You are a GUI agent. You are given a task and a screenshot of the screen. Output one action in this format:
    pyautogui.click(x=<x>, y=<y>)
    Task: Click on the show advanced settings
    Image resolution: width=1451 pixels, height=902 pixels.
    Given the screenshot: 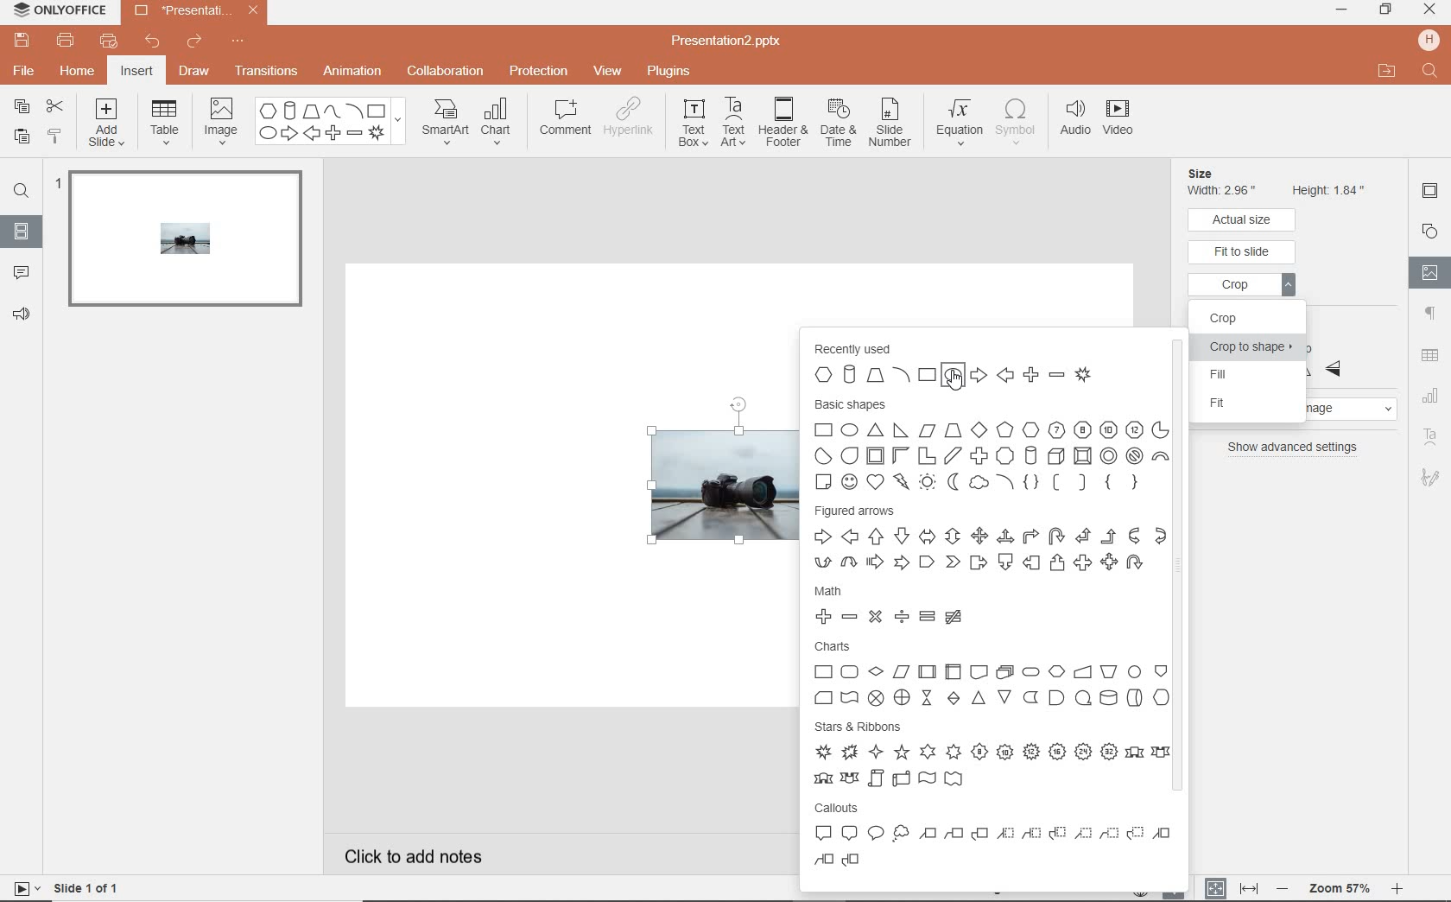 What is the action you would take?
    pyautogui.click(x=1294, y=448)
    